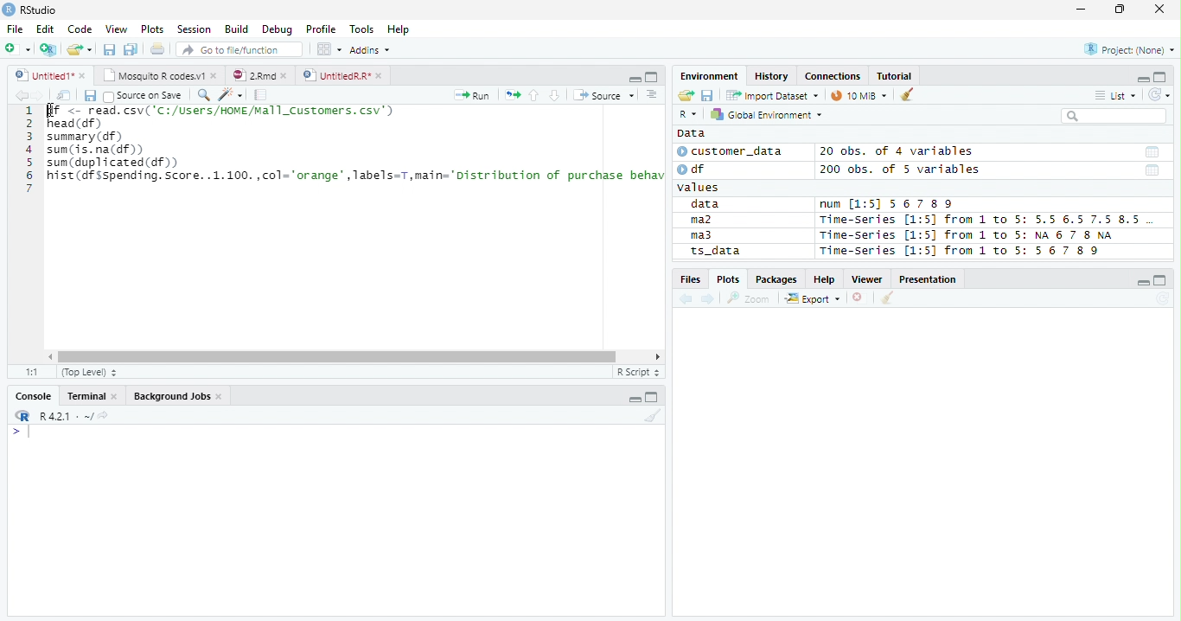 The image size is (1181, 621). I want to click on Connections, so click(833, 76).